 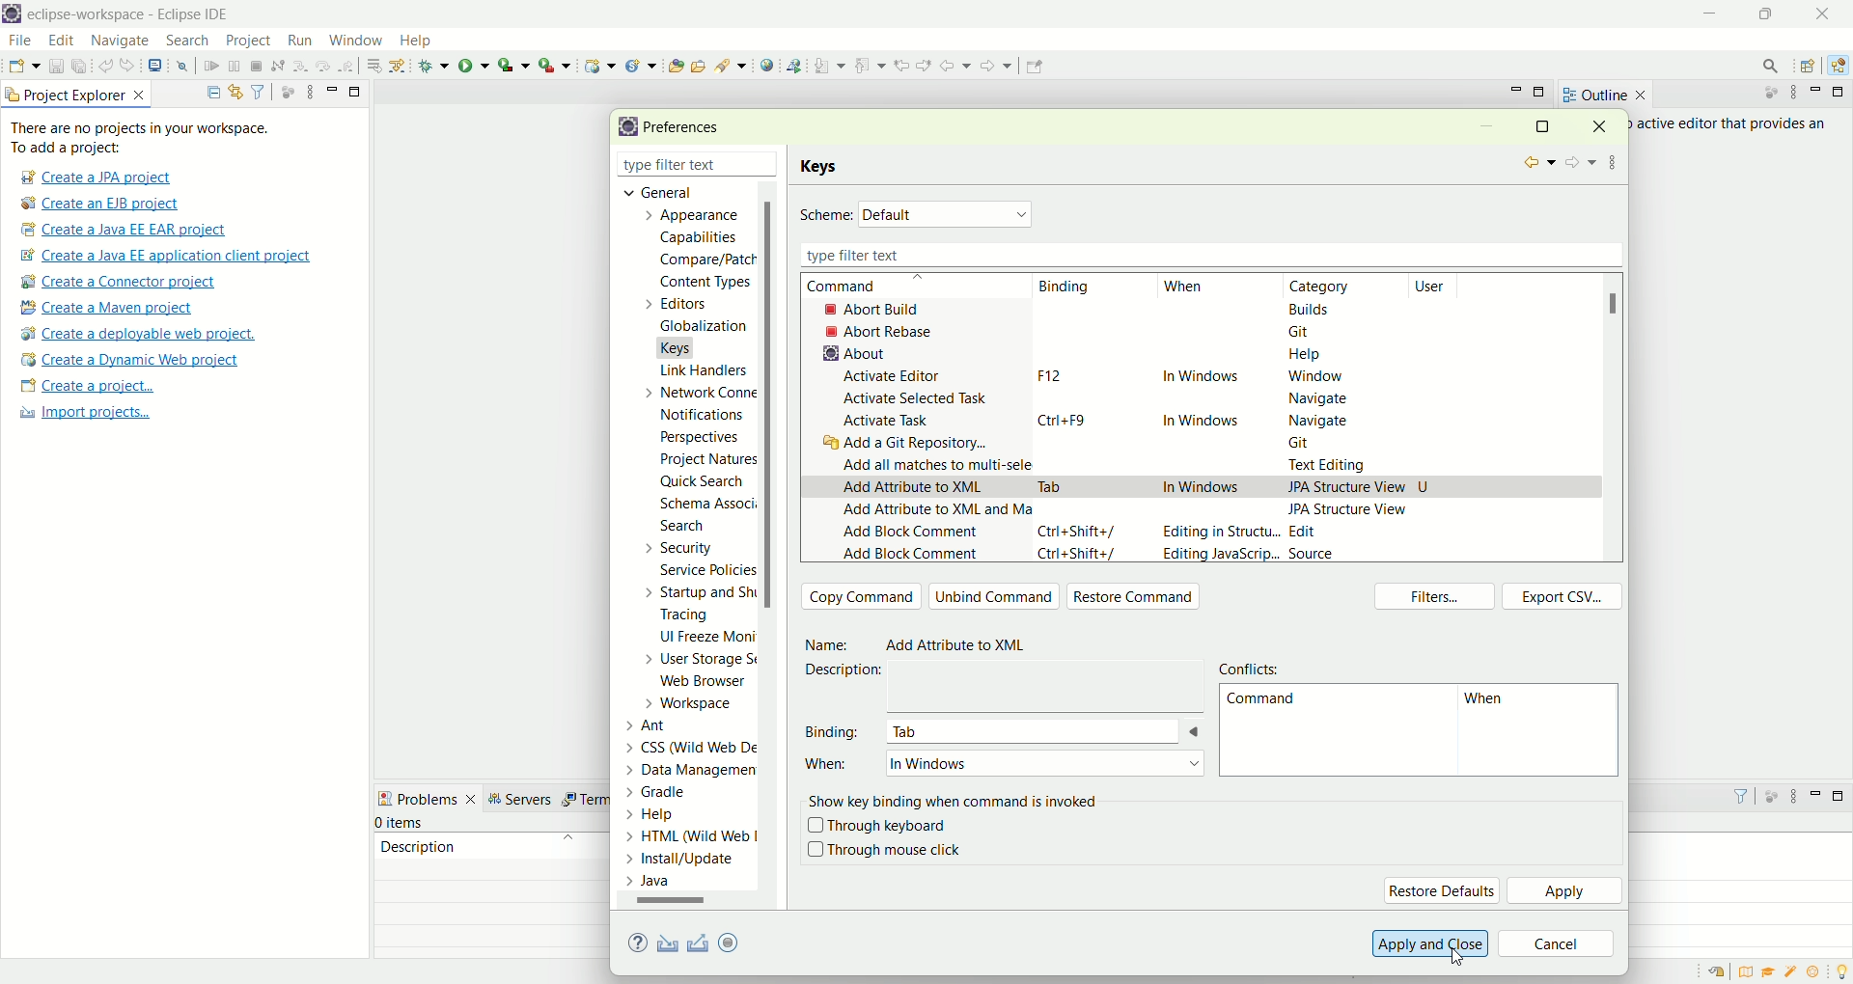 I want to click on copy command, so click(x=862, y=596).